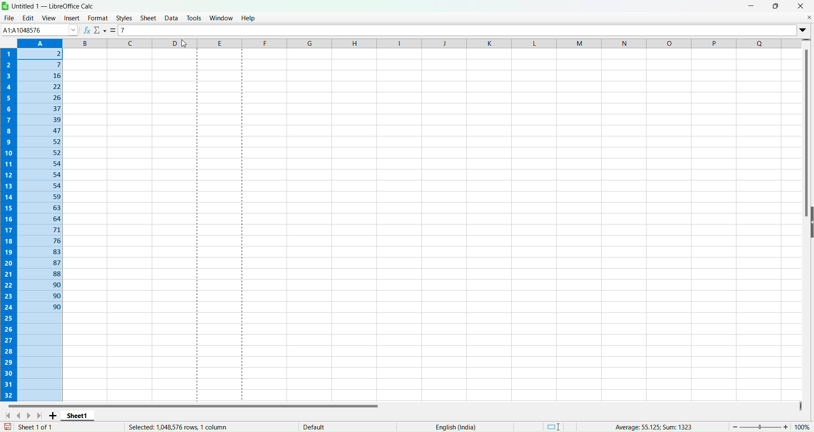 The image size is (814, 432). I want to click on Previous, so click(21, 415).